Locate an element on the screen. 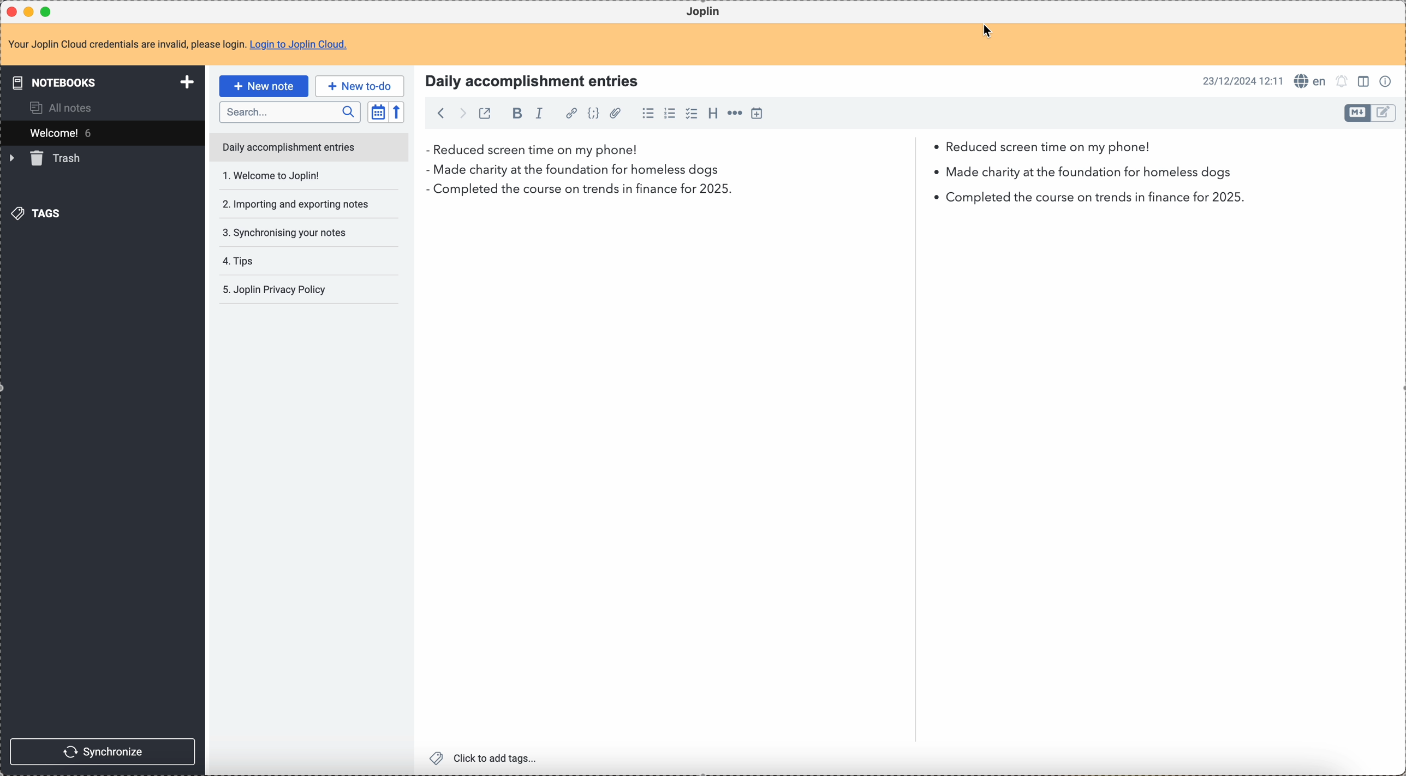  insert time is located at coordinates (756, 114).